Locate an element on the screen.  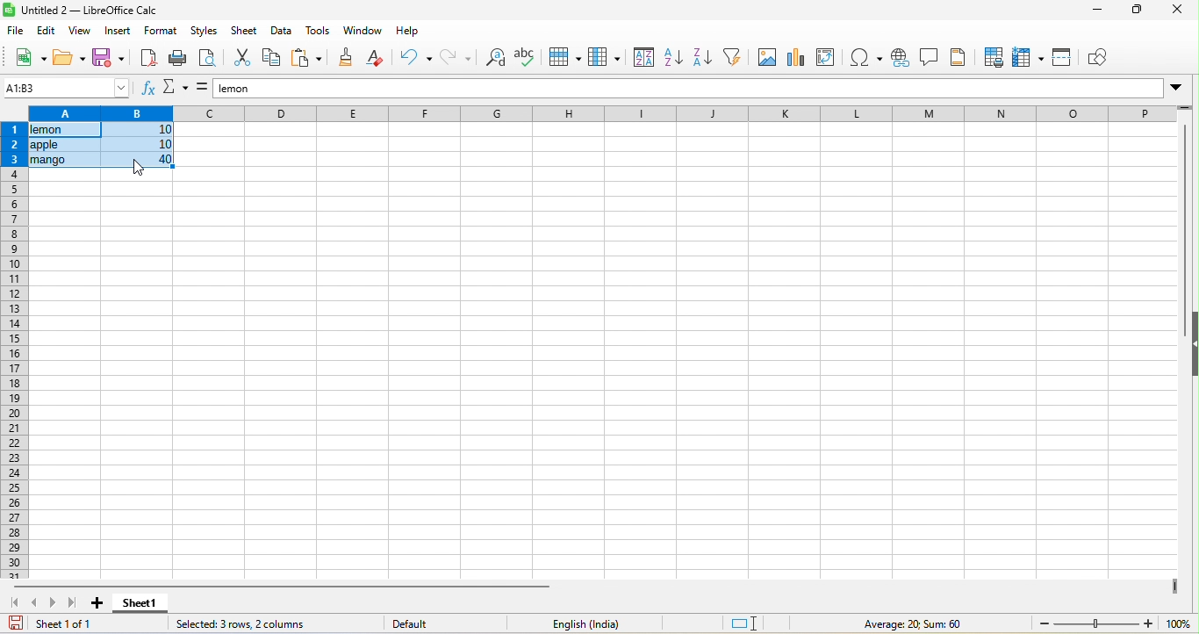
edit is located at coordinates (46, 32).